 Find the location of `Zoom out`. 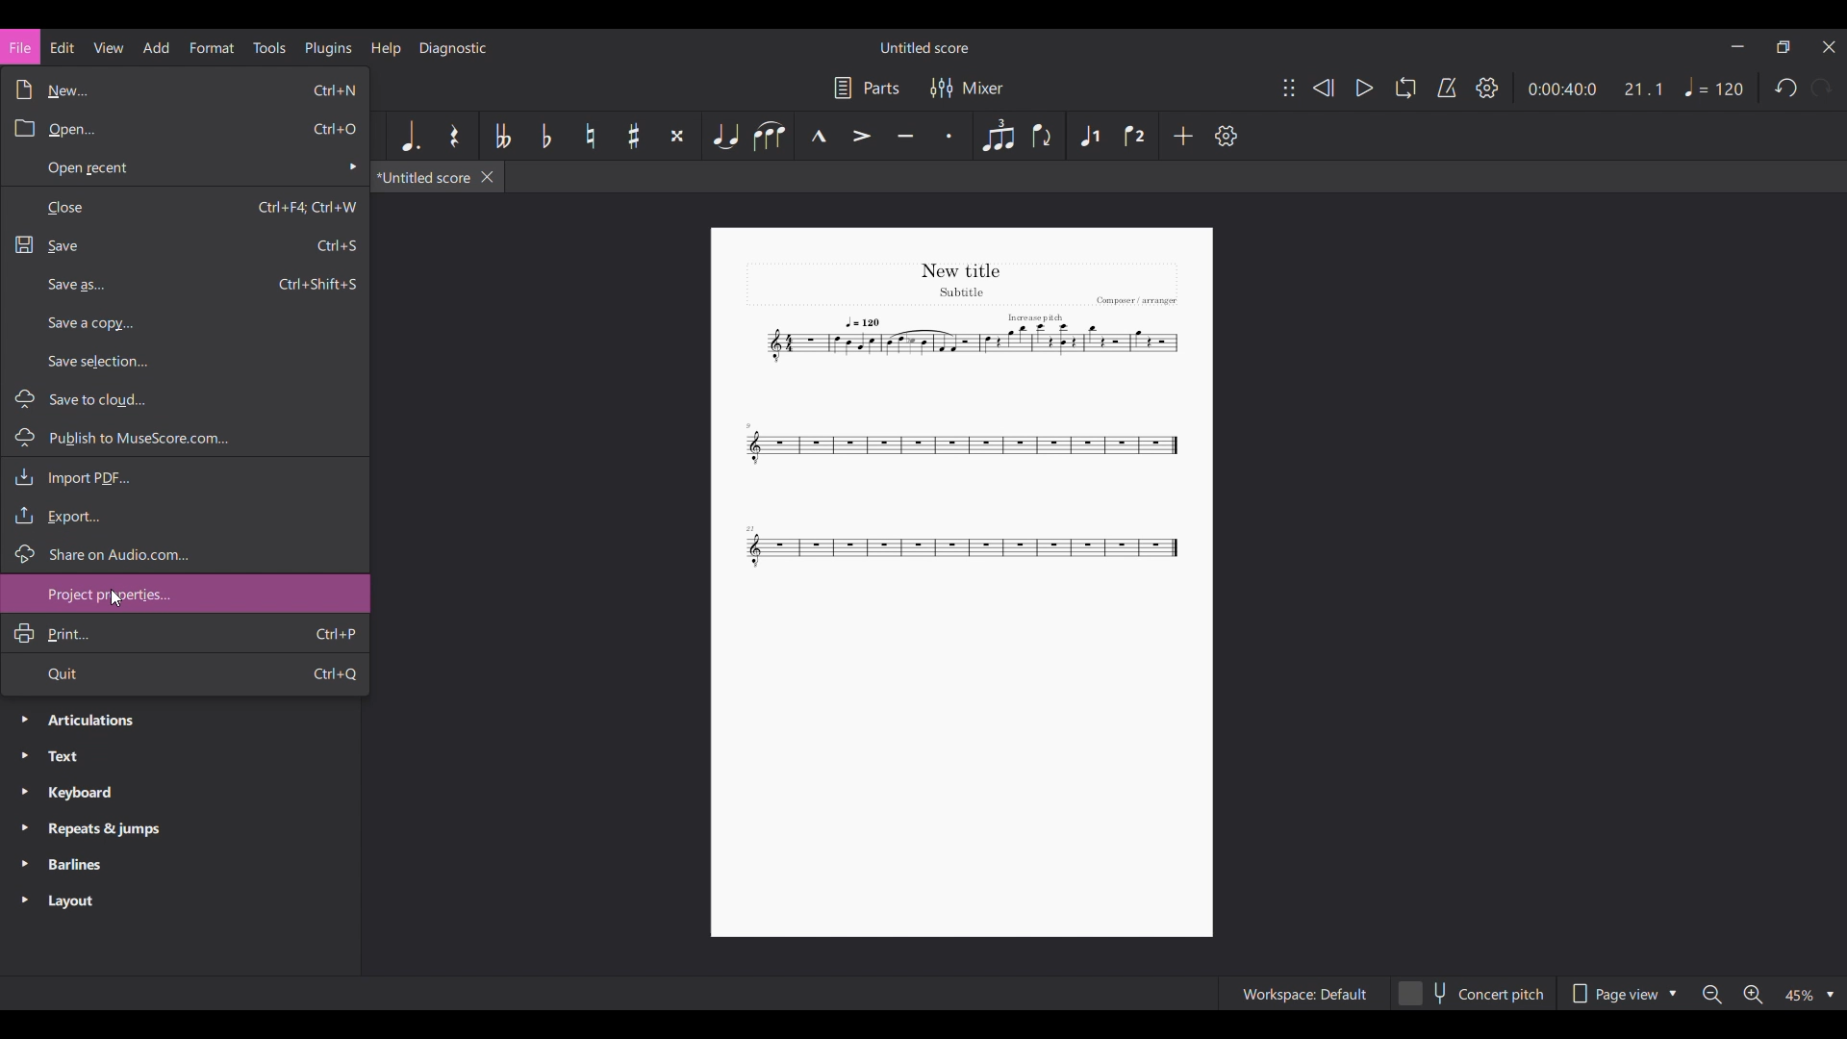

Zoom out is located at coordinates (1711, 995).